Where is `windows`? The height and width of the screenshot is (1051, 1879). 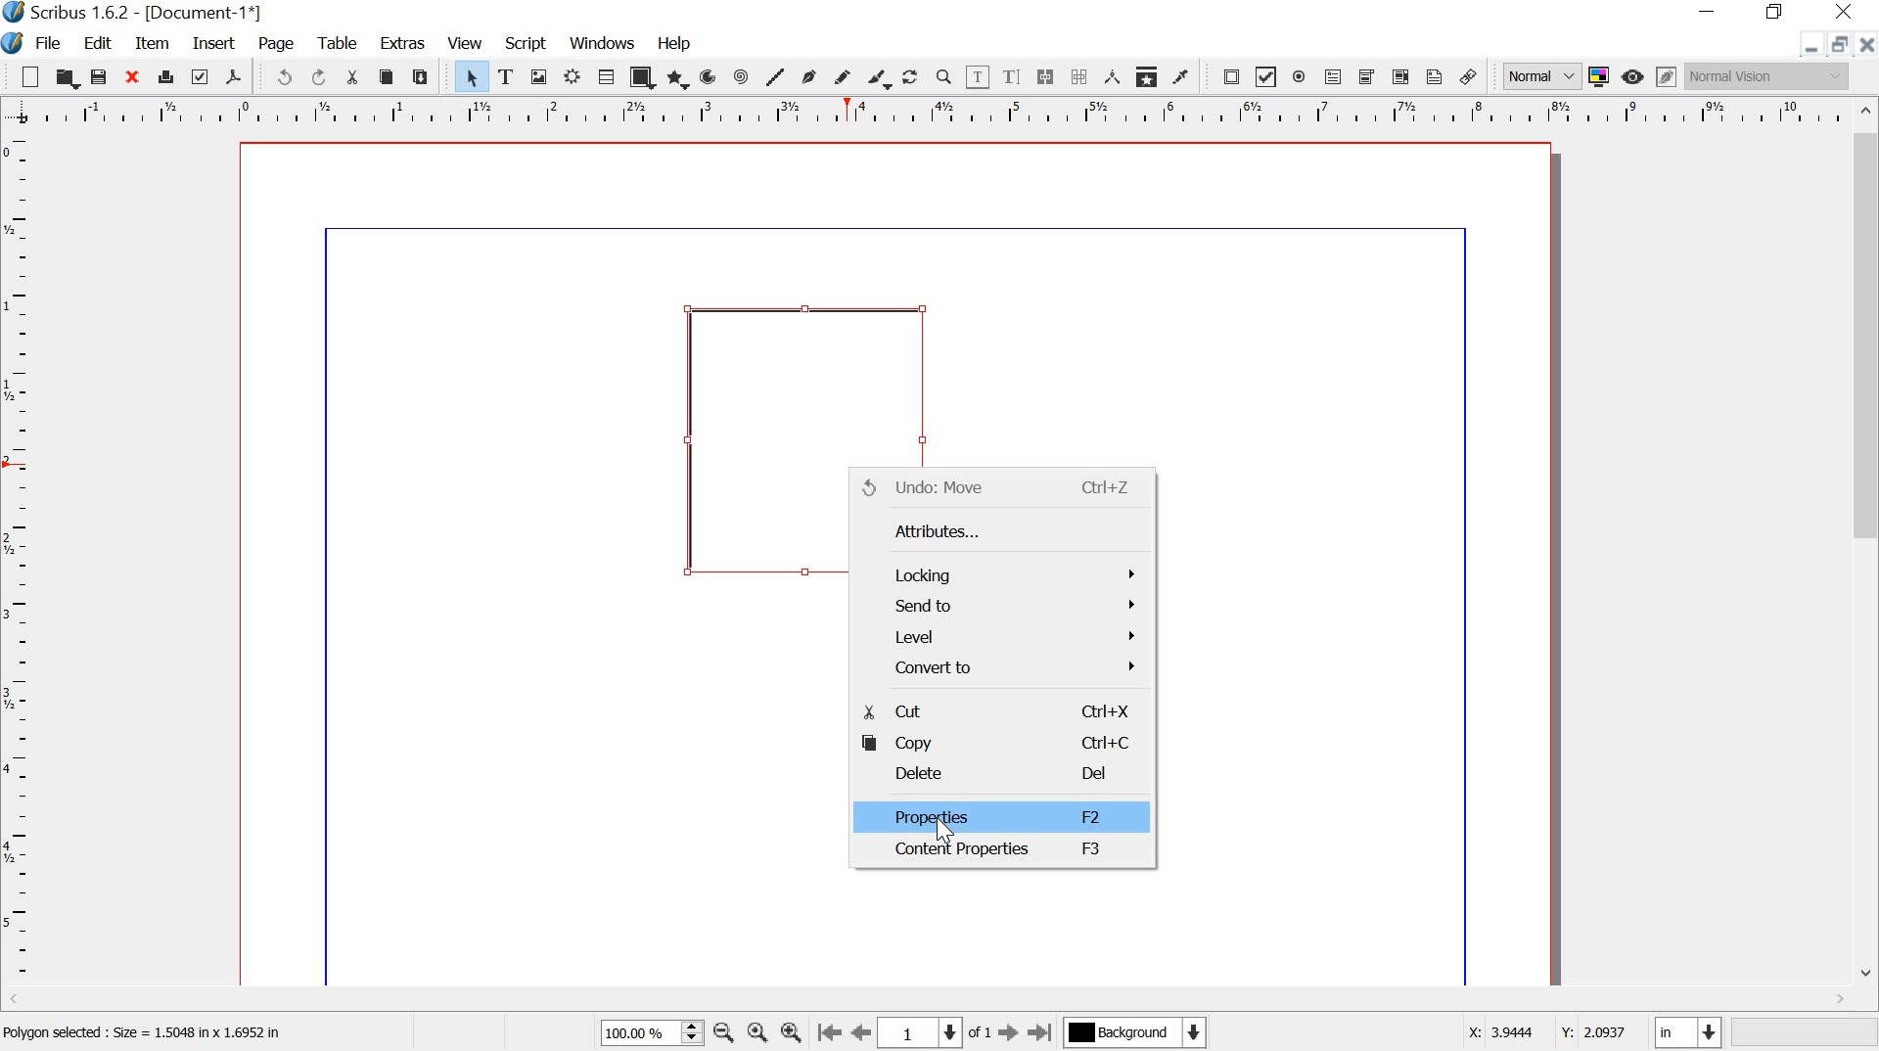
windows is located at coordinates (603, 43).